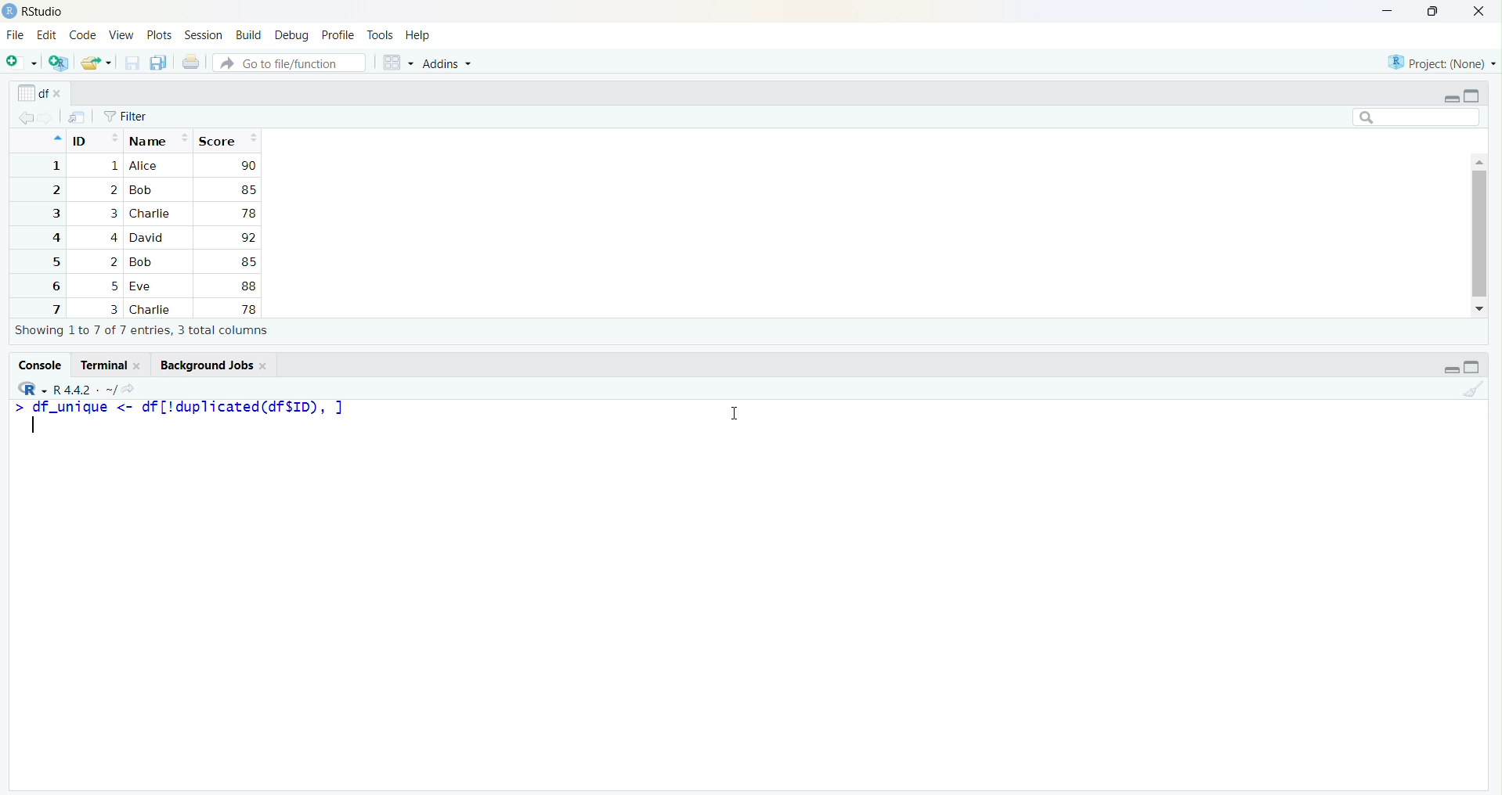 The width and height of the screenshot is (1502, 795). I want to click on maximize, so click(1472, 95).